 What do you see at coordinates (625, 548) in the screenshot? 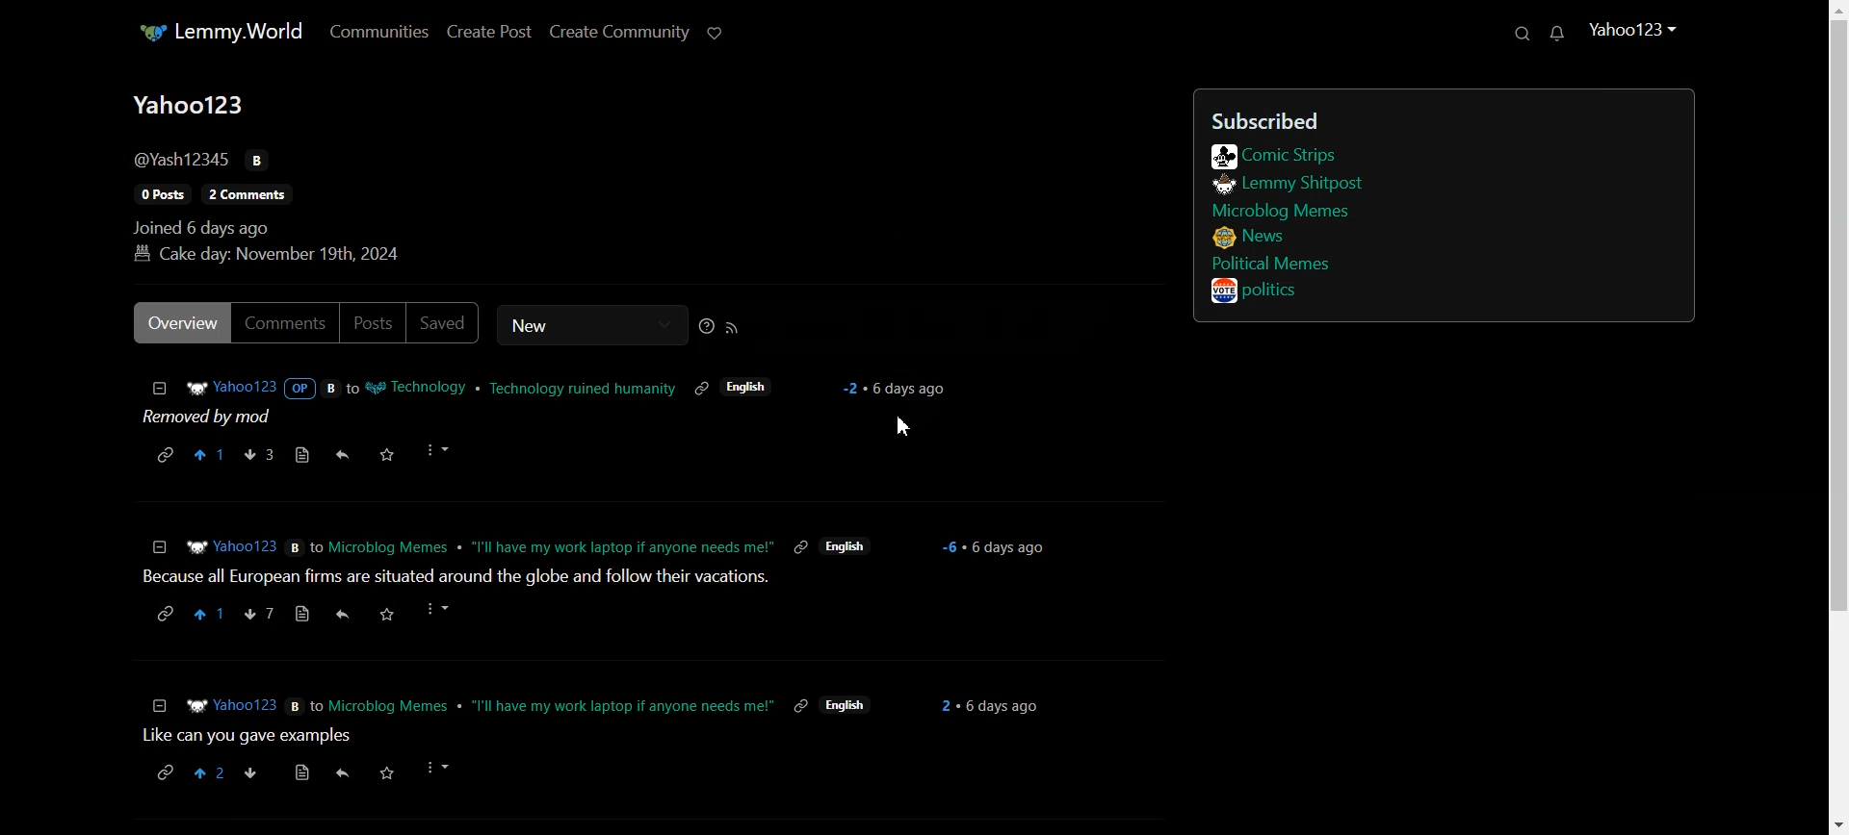
I see `I'll have my work laptop if anyone needs me!”` at bounding box center [625, 548].